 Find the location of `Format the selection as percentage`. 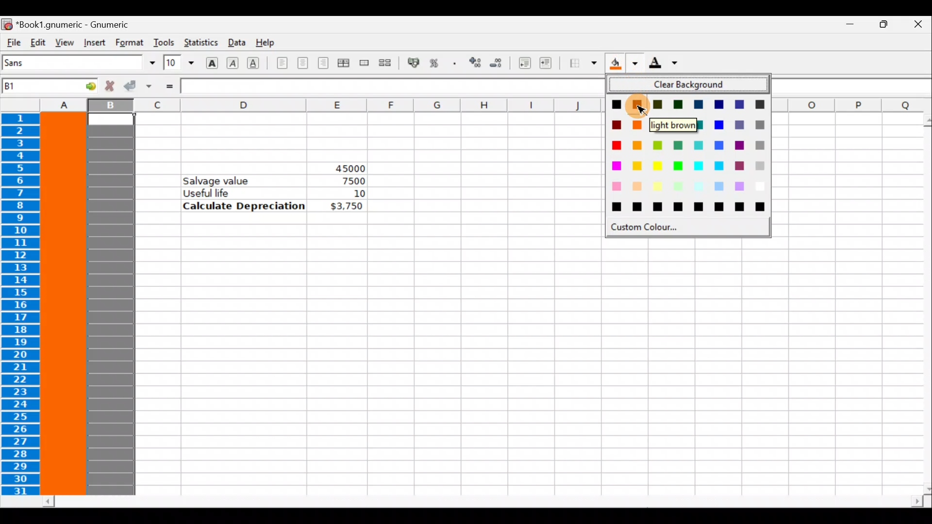

Format the selection as percentage is located at coordinates (436, 65).